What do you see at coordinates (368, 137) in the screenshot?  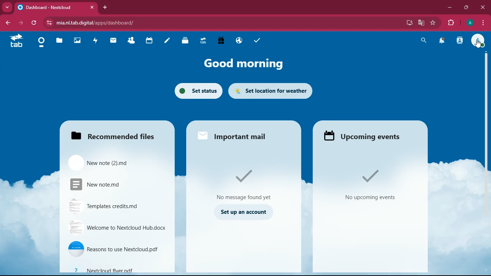 I see `events` at bounding box center [368, 137].